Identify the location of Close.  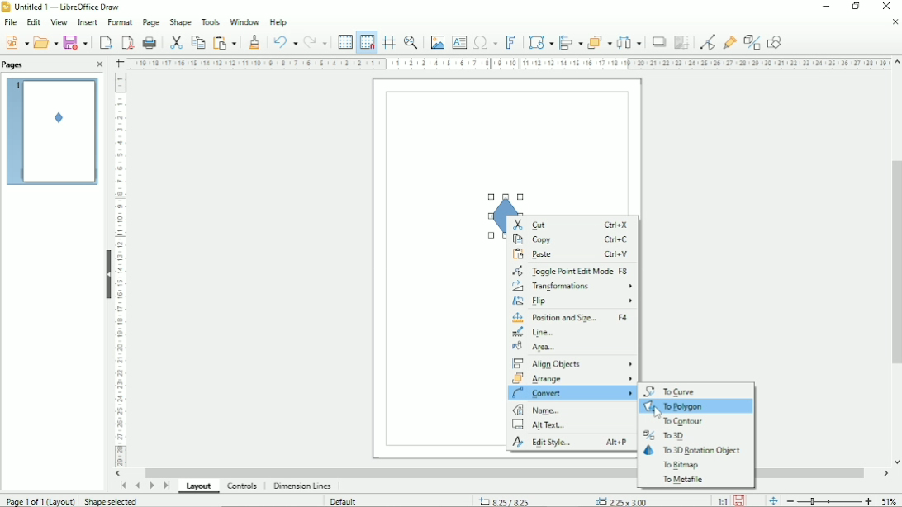
(101, 65).